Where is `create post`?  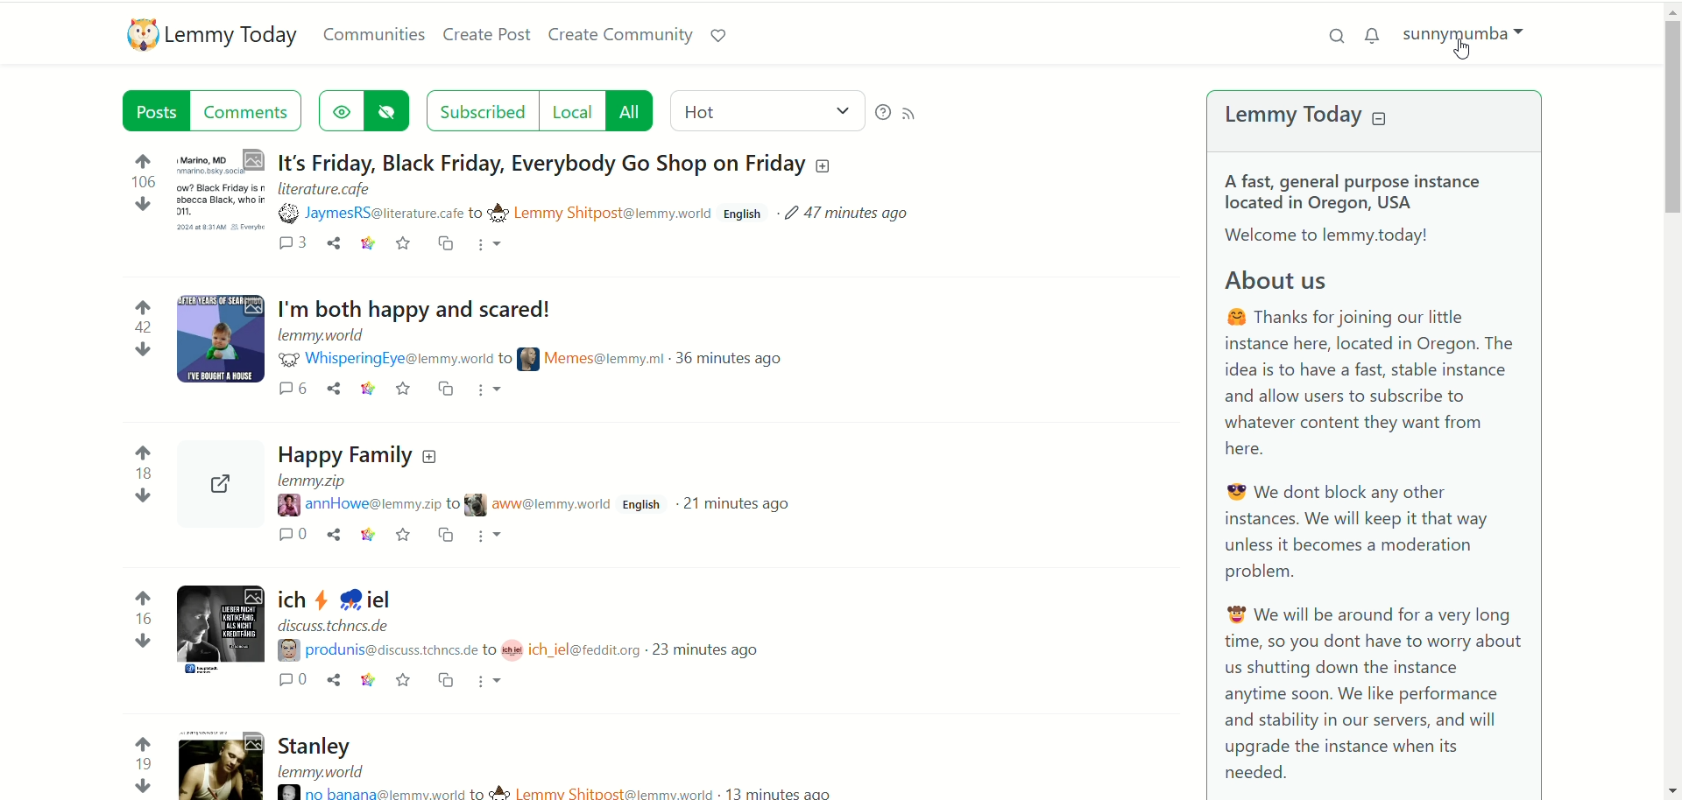
create post is located at coordinates (487, 37).